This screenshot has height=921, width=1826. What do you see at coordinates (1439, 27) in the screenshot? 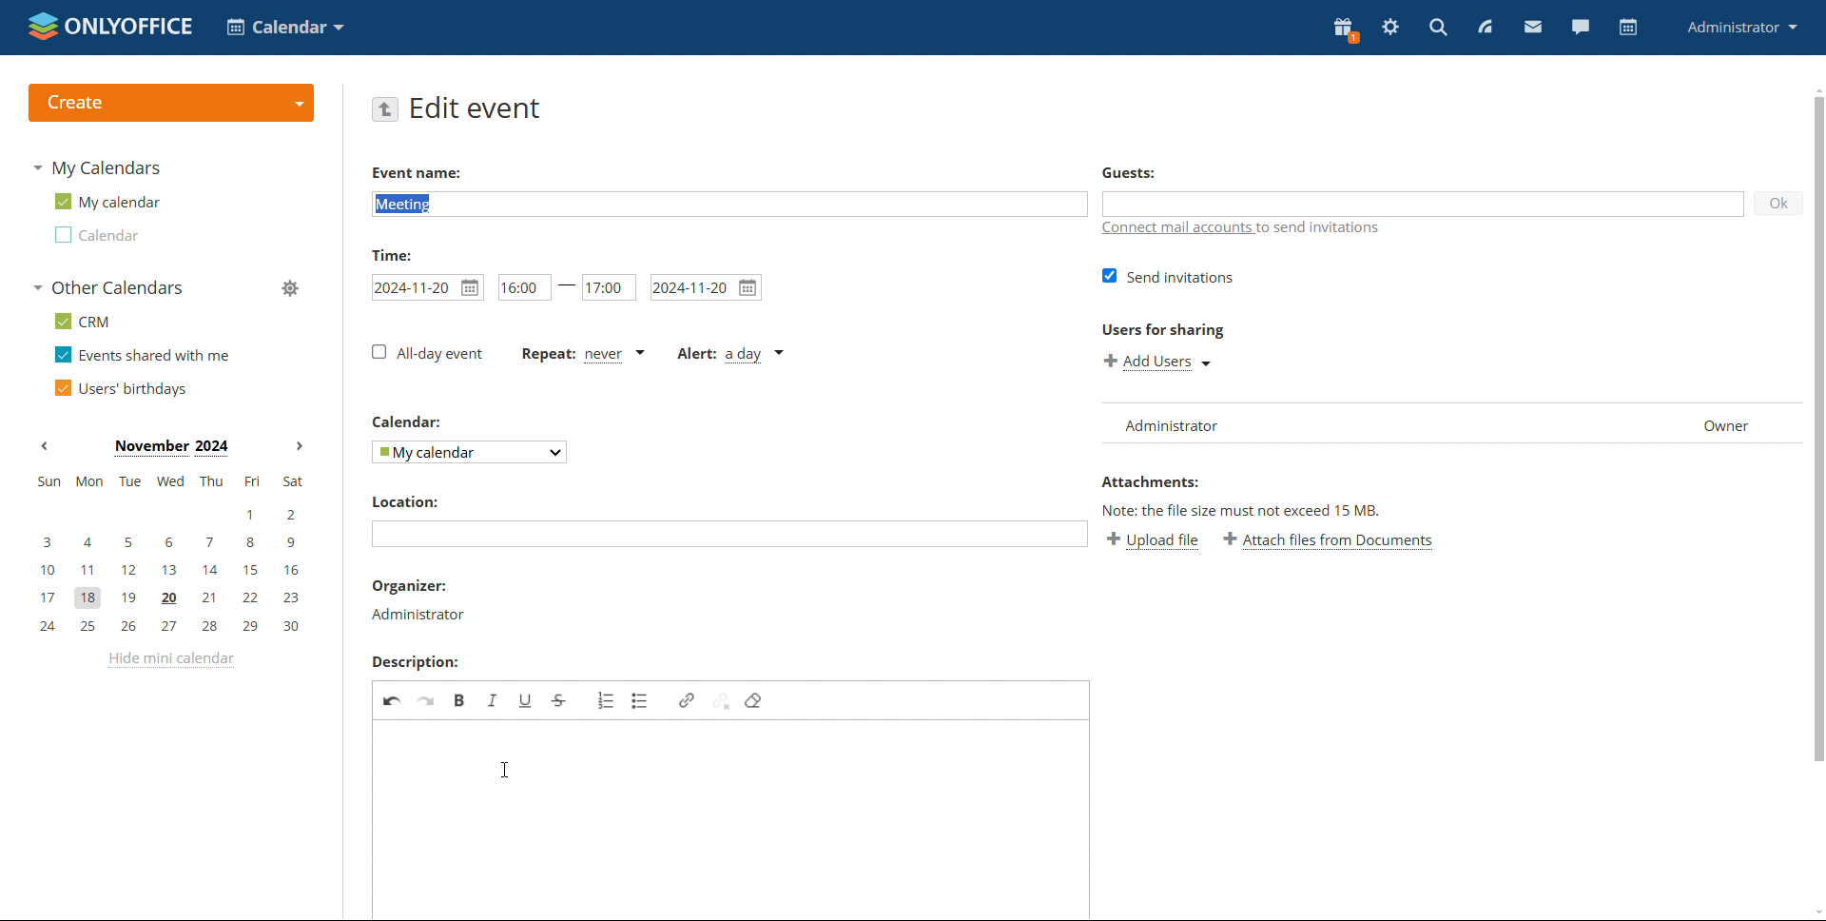
I see `search` at bounding box center [1439, 27].